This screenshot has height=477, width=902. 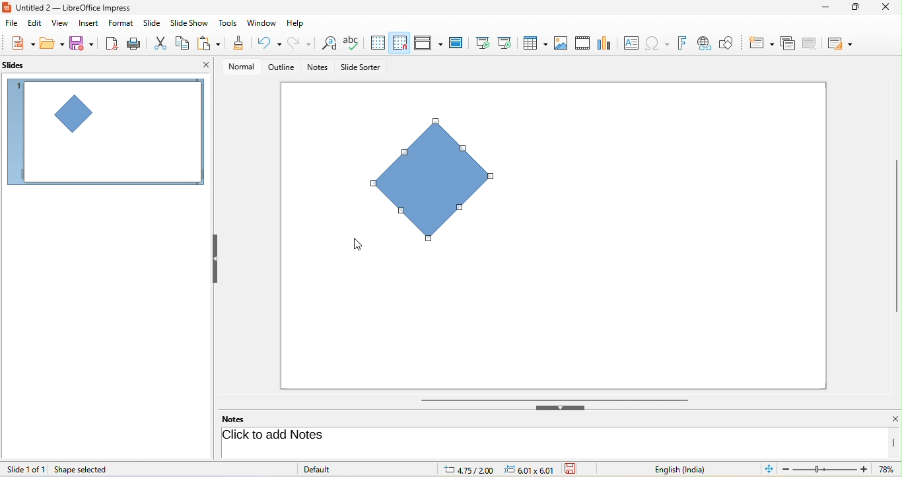 What do you see at coordinates (239, 44) in the screenshot?
I see `clone formatting` at bounding box center [239, 44].